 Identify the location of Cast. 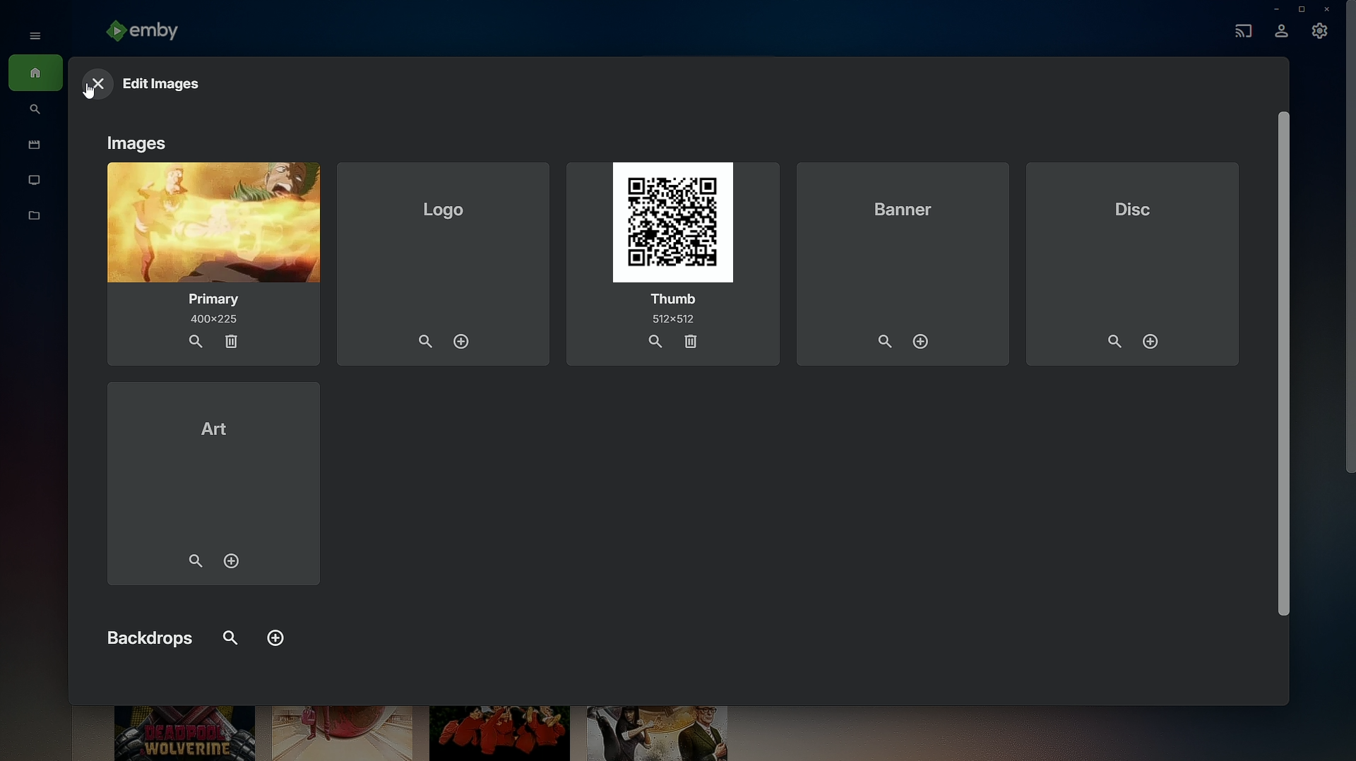
(1240, 29).